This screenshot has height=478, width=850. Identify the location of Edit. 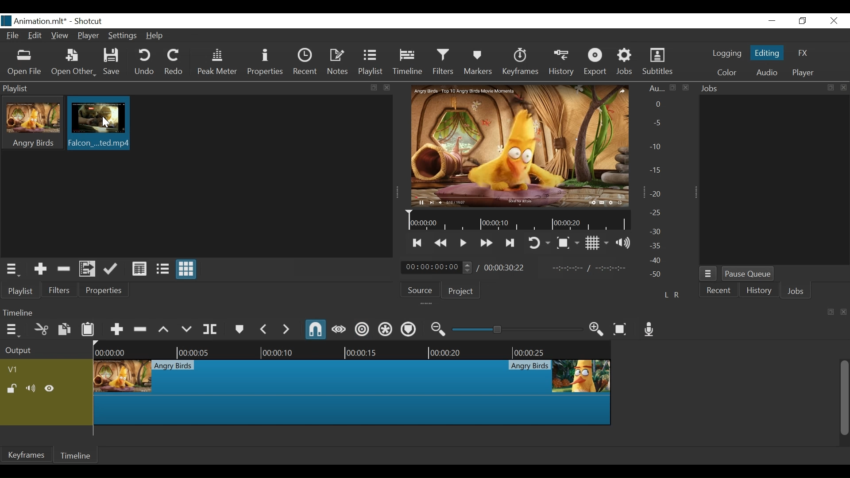
(35, 35).